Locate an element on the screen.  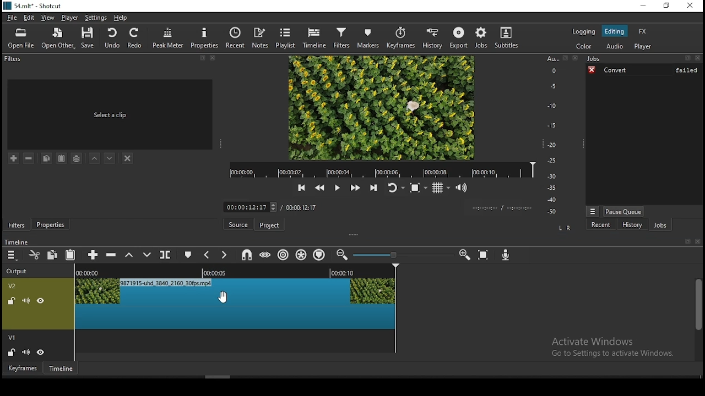
play quickly forwards is located at coordinates (354, 189).